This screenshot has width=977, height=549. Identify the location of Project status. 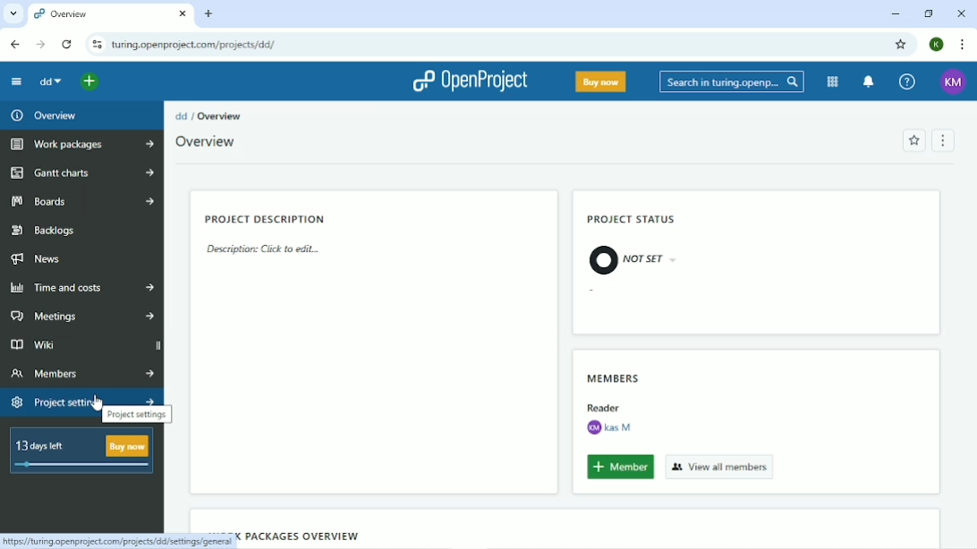
(633, 221).